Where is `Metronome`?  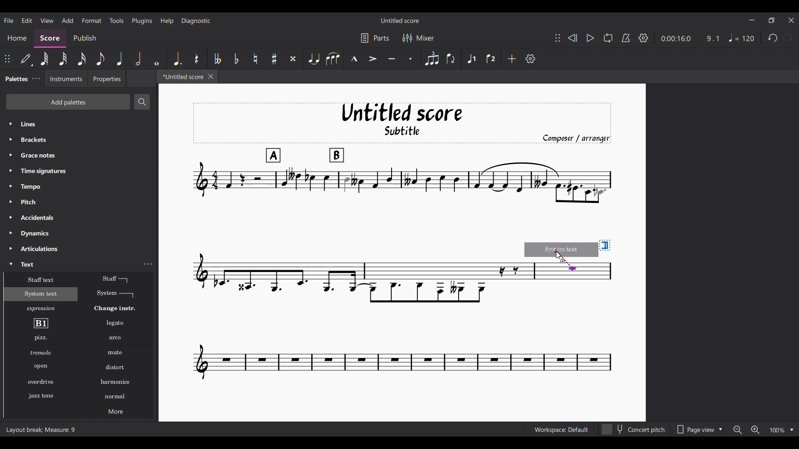
Metronome is located at coordinates (626, 38).